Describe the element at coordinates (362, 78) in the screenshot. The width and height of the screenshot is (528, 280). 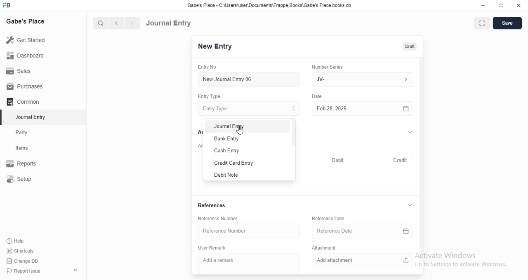
I see `JV-` at that location.